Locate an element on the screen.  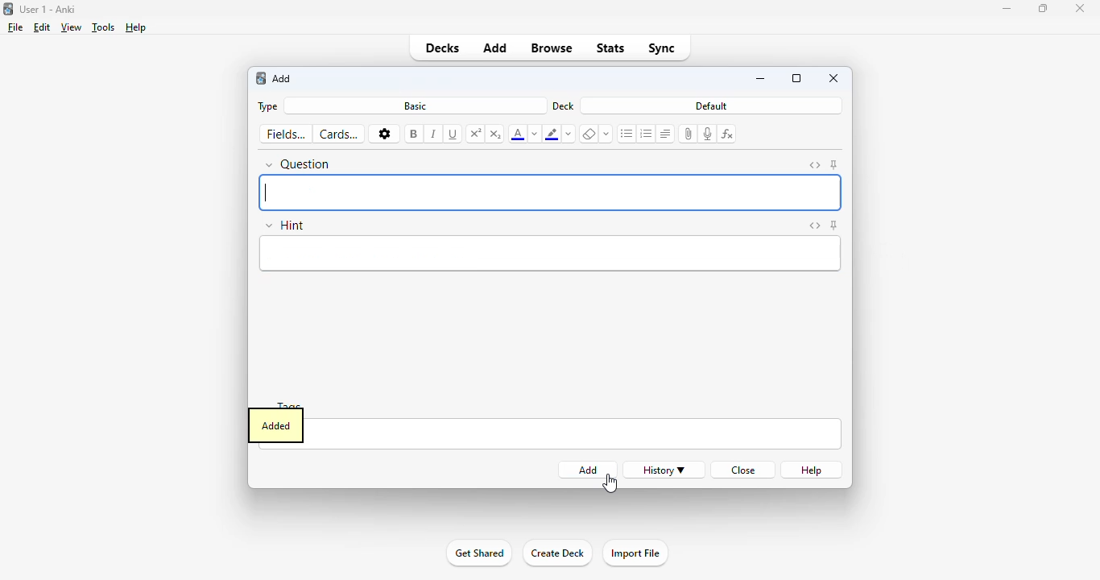
options is located at coordinates (384, 134).